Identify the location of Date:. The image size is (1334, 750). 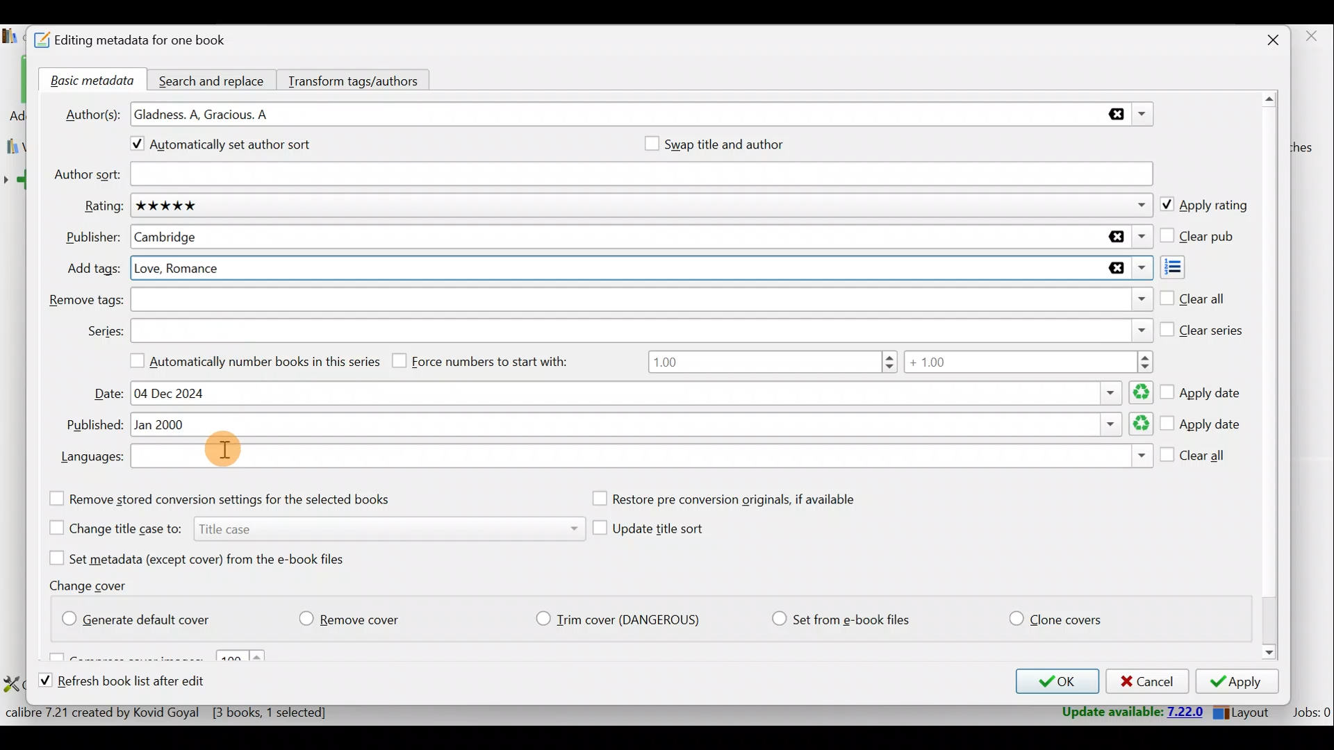
(109, 394).